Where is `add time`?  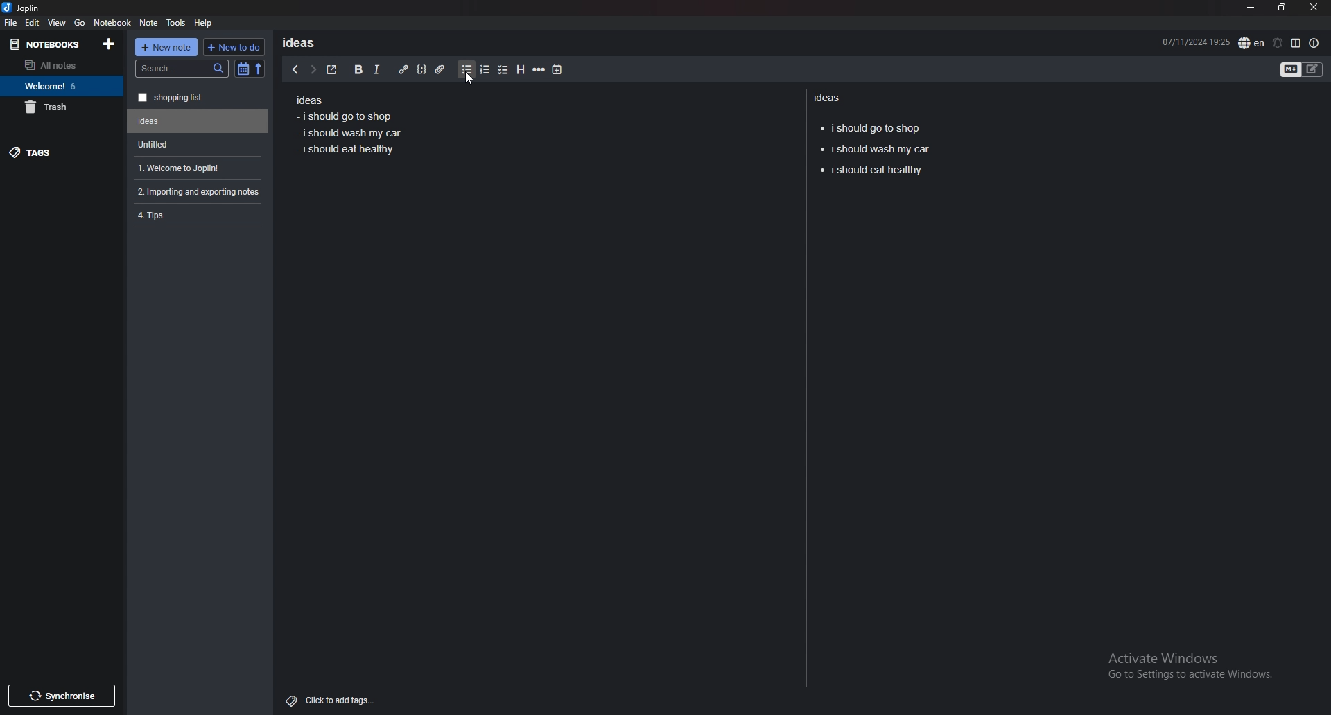 add time is located at coordinates (558, 69).